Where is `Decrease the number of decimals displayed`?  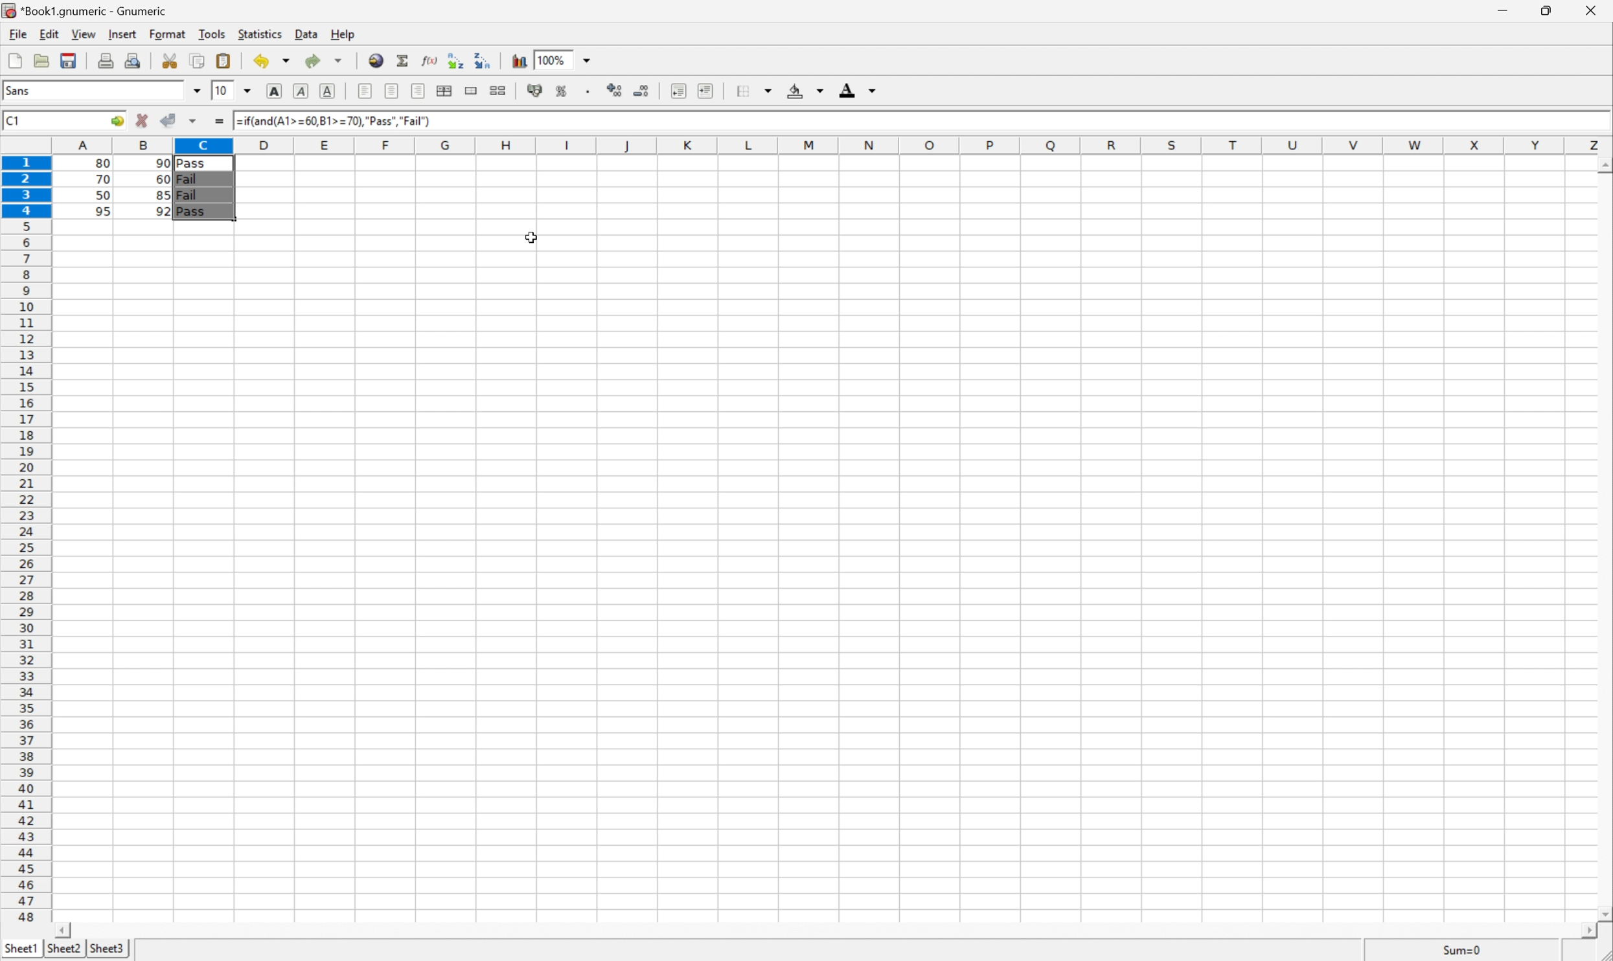
Decrease the number of decimals displayed is located at coordinates (645, 90).